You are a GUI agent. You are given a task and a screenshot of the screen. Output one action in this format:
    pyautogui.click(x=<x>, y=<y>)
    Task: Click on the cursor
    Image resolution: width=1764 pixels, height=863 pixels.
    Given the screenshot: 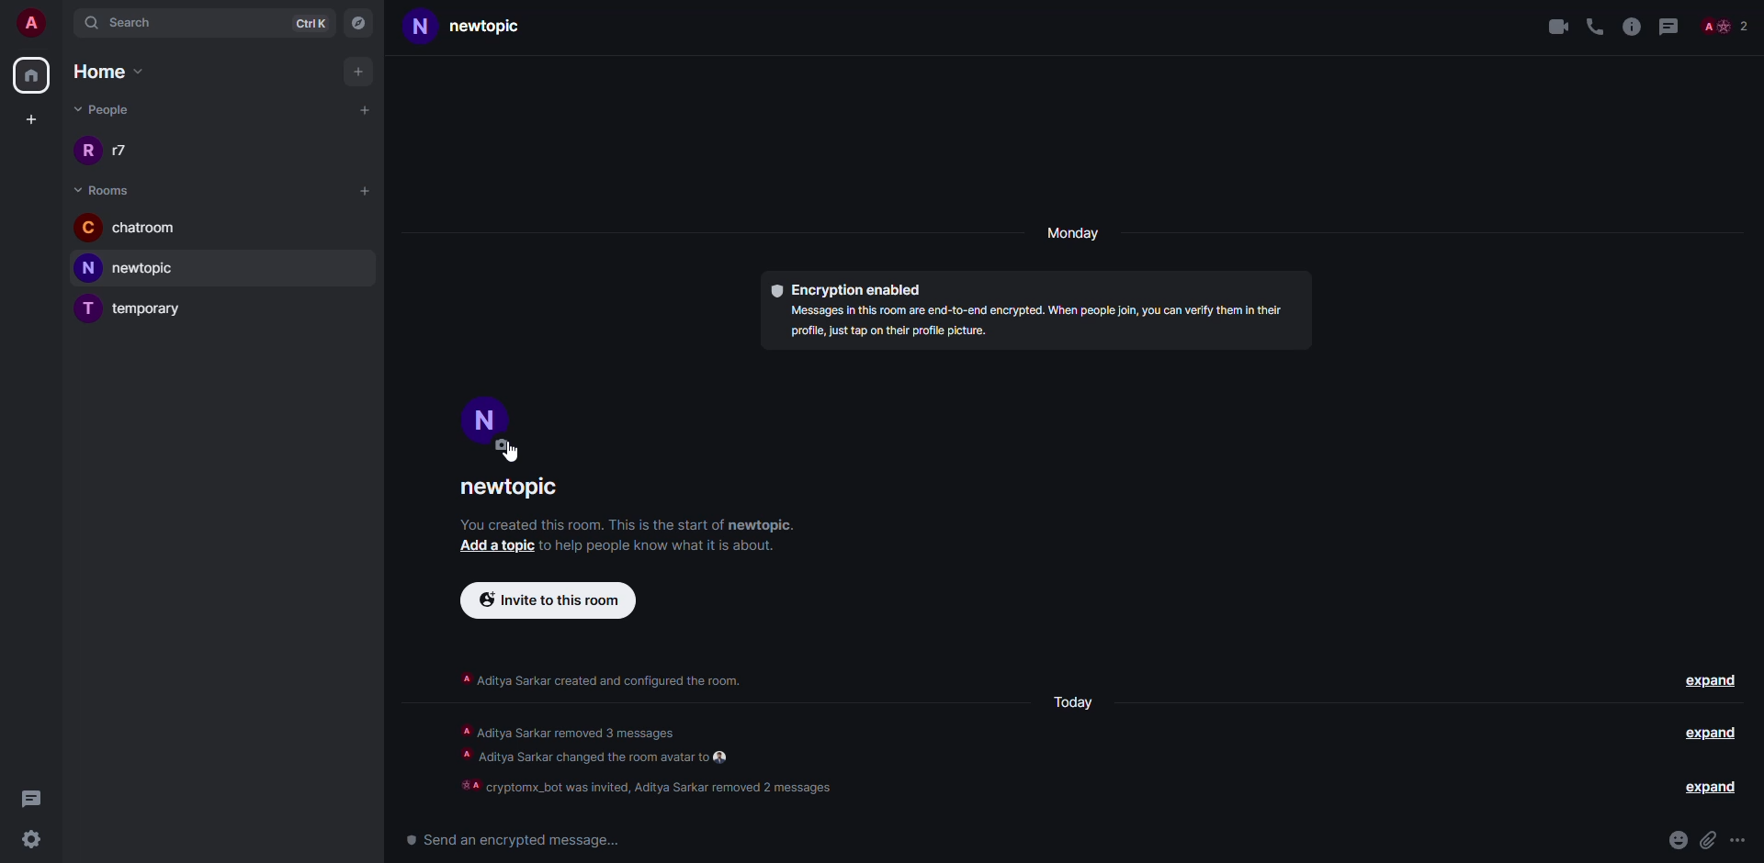 What is the action you would take?
    pyautogui.click(x=509, y=453)
    